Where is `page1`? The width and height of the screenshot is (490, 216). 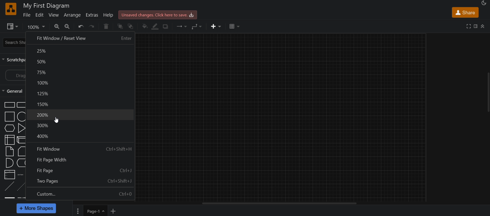
page1 is located at coordinates (90, 211).